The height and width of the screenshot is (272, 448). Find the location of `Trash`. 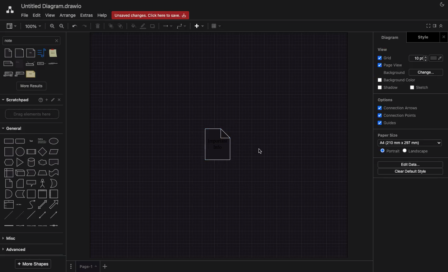

Trash is located at coordinates (97, 25).